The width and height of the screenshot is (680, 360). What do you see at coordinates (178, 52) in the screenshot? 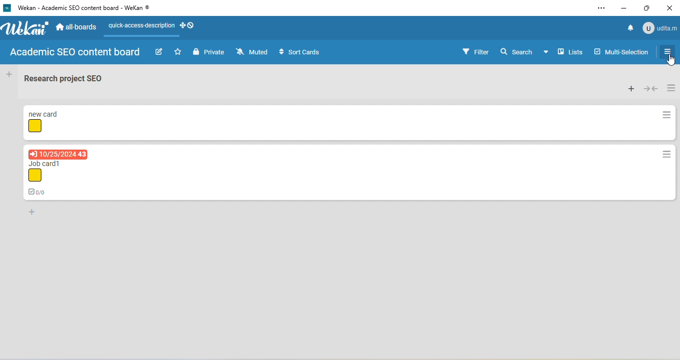
I see `star this board` at bounding box center [178, 52].